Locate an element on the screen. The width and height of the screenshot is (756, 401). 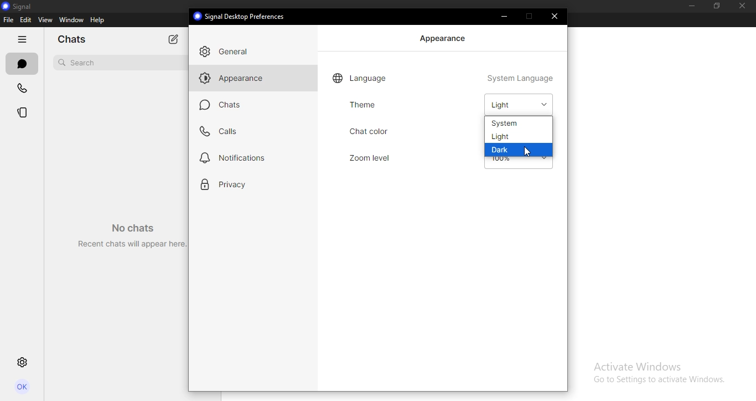
chats is located at coordinates (76, 40).